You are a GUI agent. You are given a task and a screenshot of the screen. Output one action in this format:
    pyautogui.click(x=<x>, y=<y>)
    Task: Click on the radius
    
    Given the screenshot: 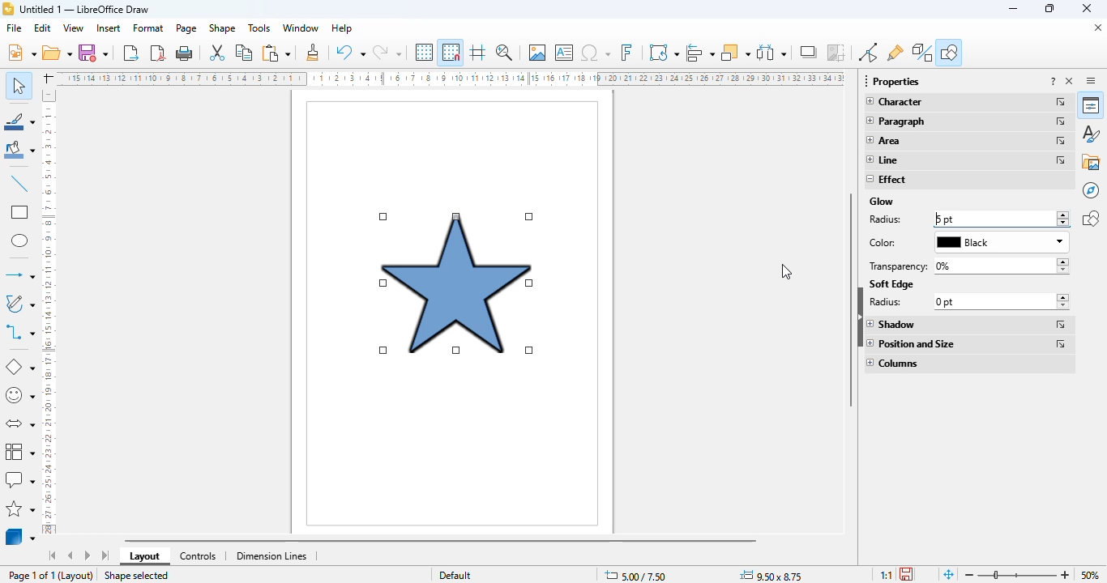 What is the action you would take?
    pyautogui.click(x=896, y=304)
    